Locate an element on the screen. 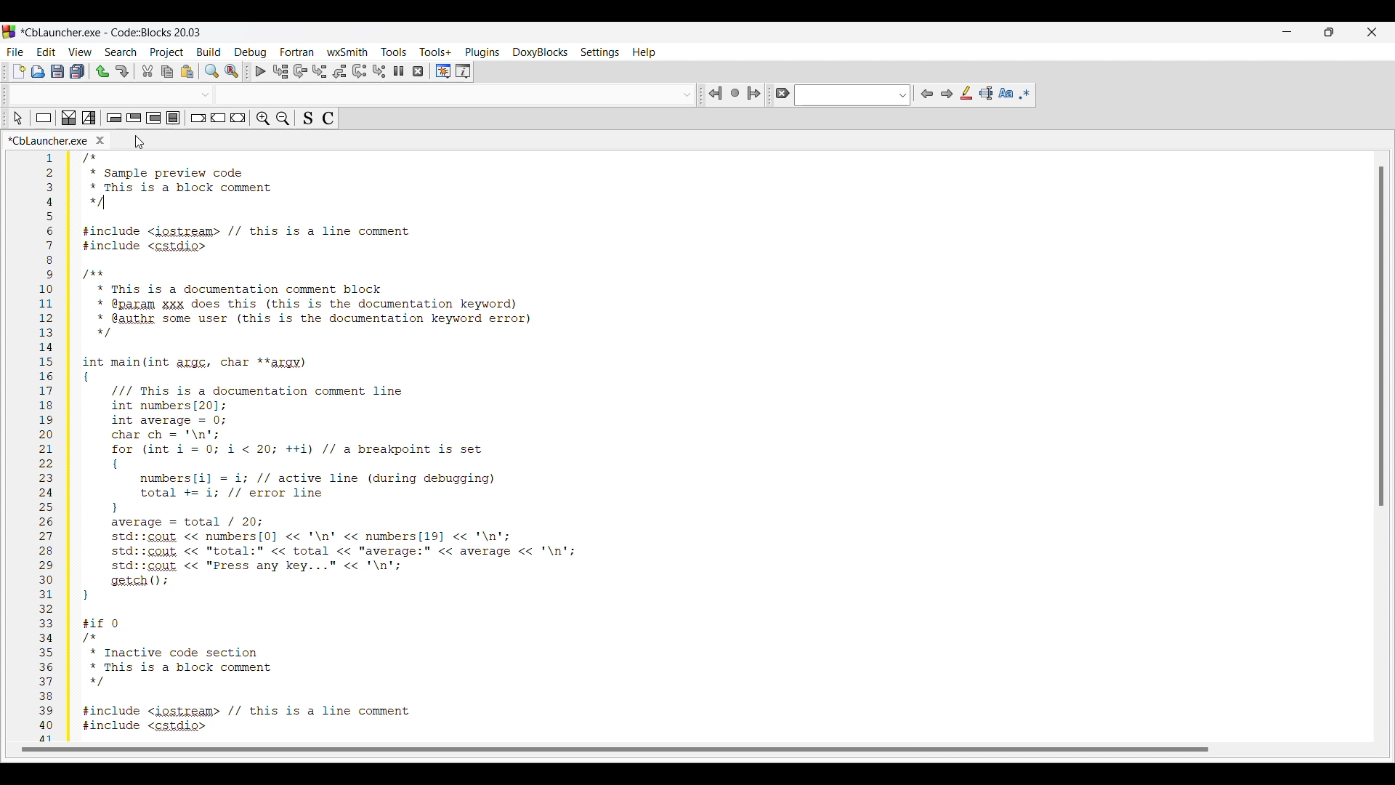 The image size is (1395, 785). Last jump is located at coordinates (735, 93).